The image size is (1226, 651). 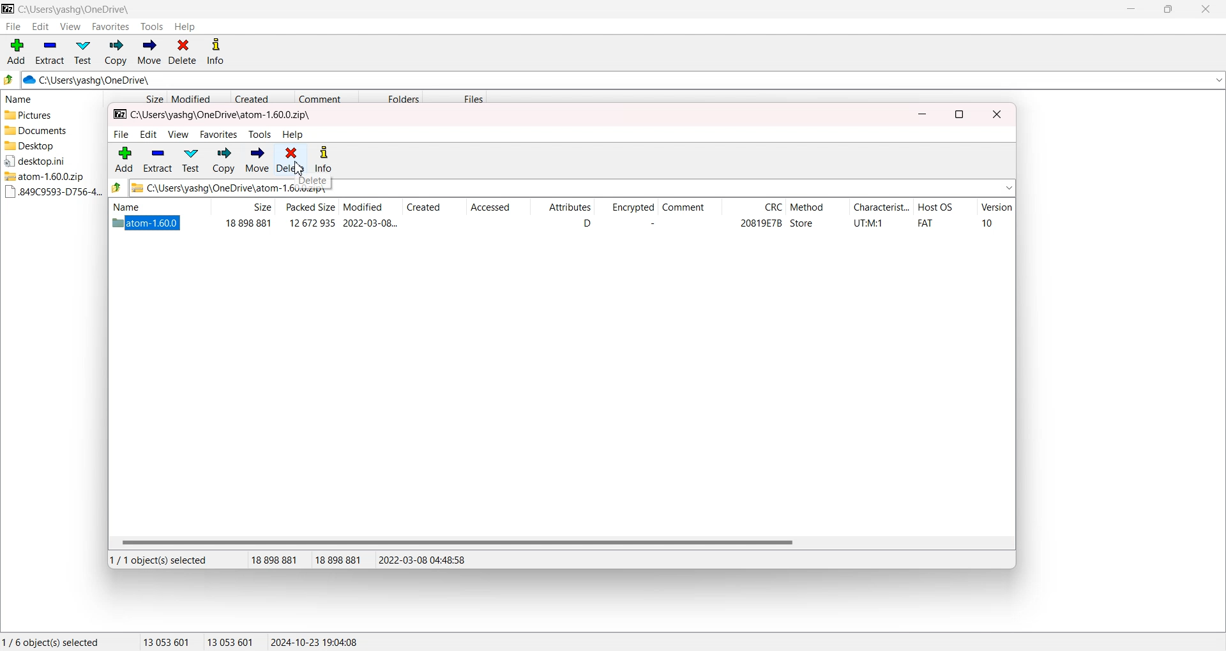 I want to click on View, so click(x=70, y=26).